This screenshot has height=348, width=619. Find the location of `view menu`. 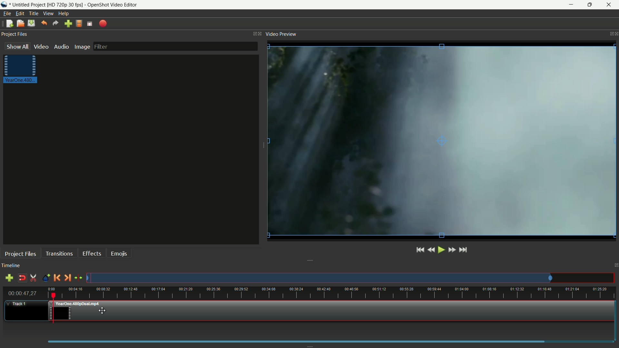

view menu is located at coordinates (48, 14).